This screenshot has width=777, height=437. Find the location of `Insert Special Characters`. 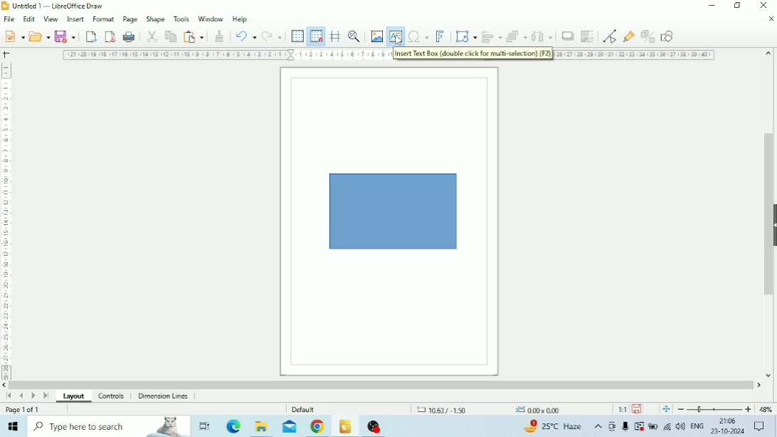

Insert Special Characters is located at coordinates (418, 36).